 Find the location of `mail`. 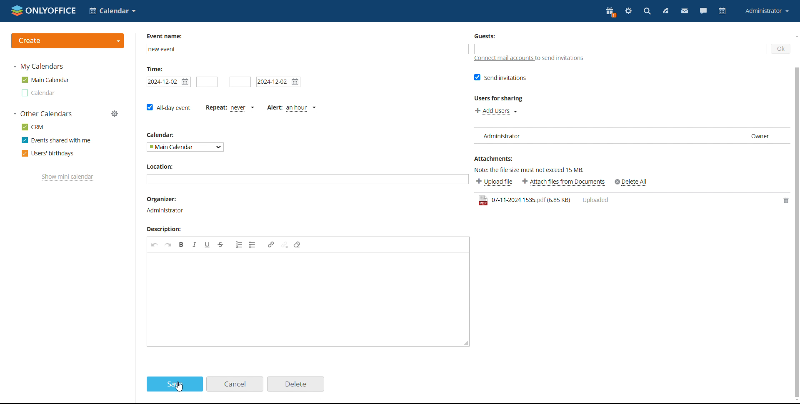

mail is located at coordinates (685, 11).